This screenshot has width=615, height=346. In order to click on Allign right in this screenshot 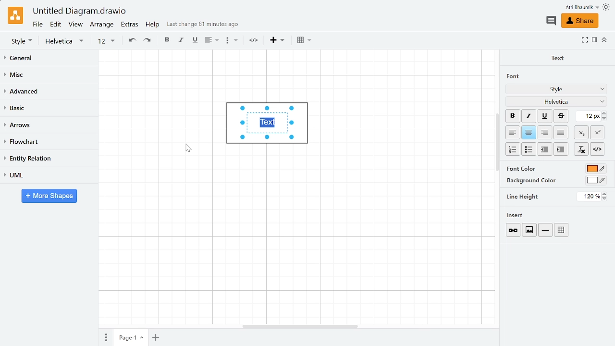, I will do `click(545, 132)`.